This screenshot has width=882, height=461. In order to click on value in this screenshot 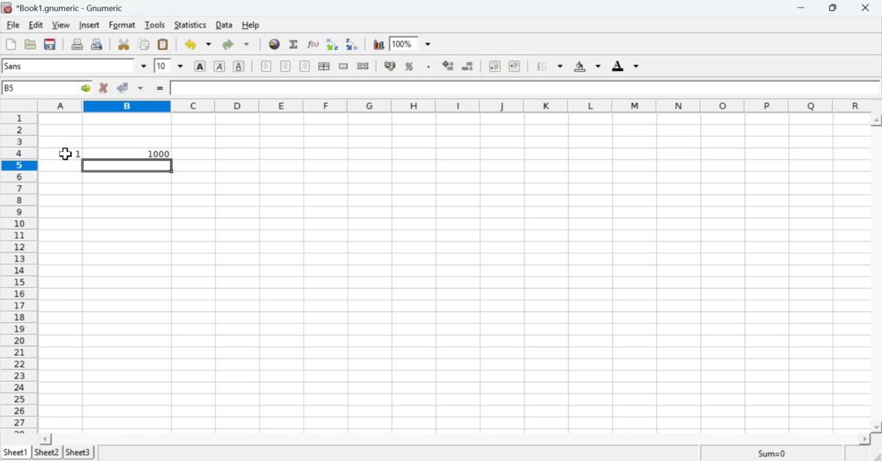, I will do `click(61, 153)`.